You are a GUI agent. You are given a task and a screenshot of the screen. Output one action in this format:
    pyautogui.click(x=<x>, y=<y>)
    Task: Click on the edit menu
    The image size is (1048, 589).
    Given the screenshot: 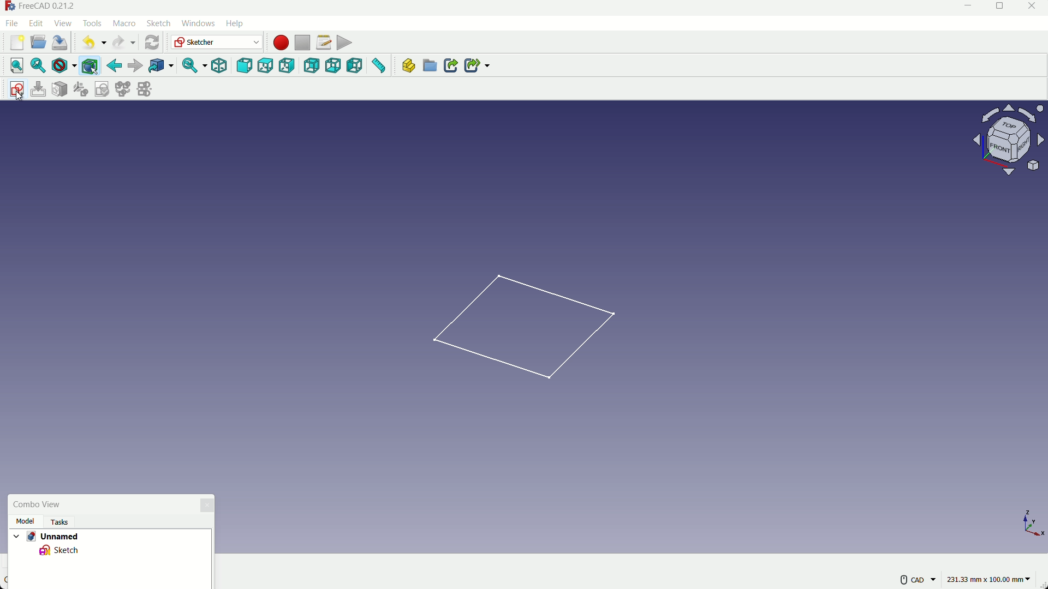 What is the action you would take?
    pyautogui.click(x=37, y=22)
    